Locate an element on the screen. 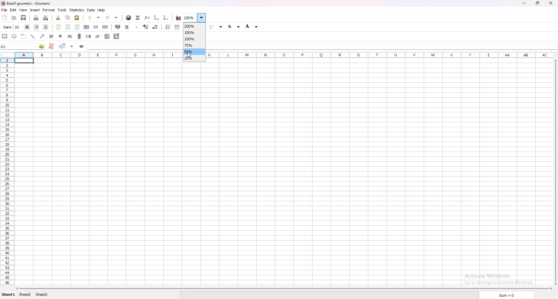 The height and width of the screenshot is (299, 558). rectangle is located at coordinates (5, 36).